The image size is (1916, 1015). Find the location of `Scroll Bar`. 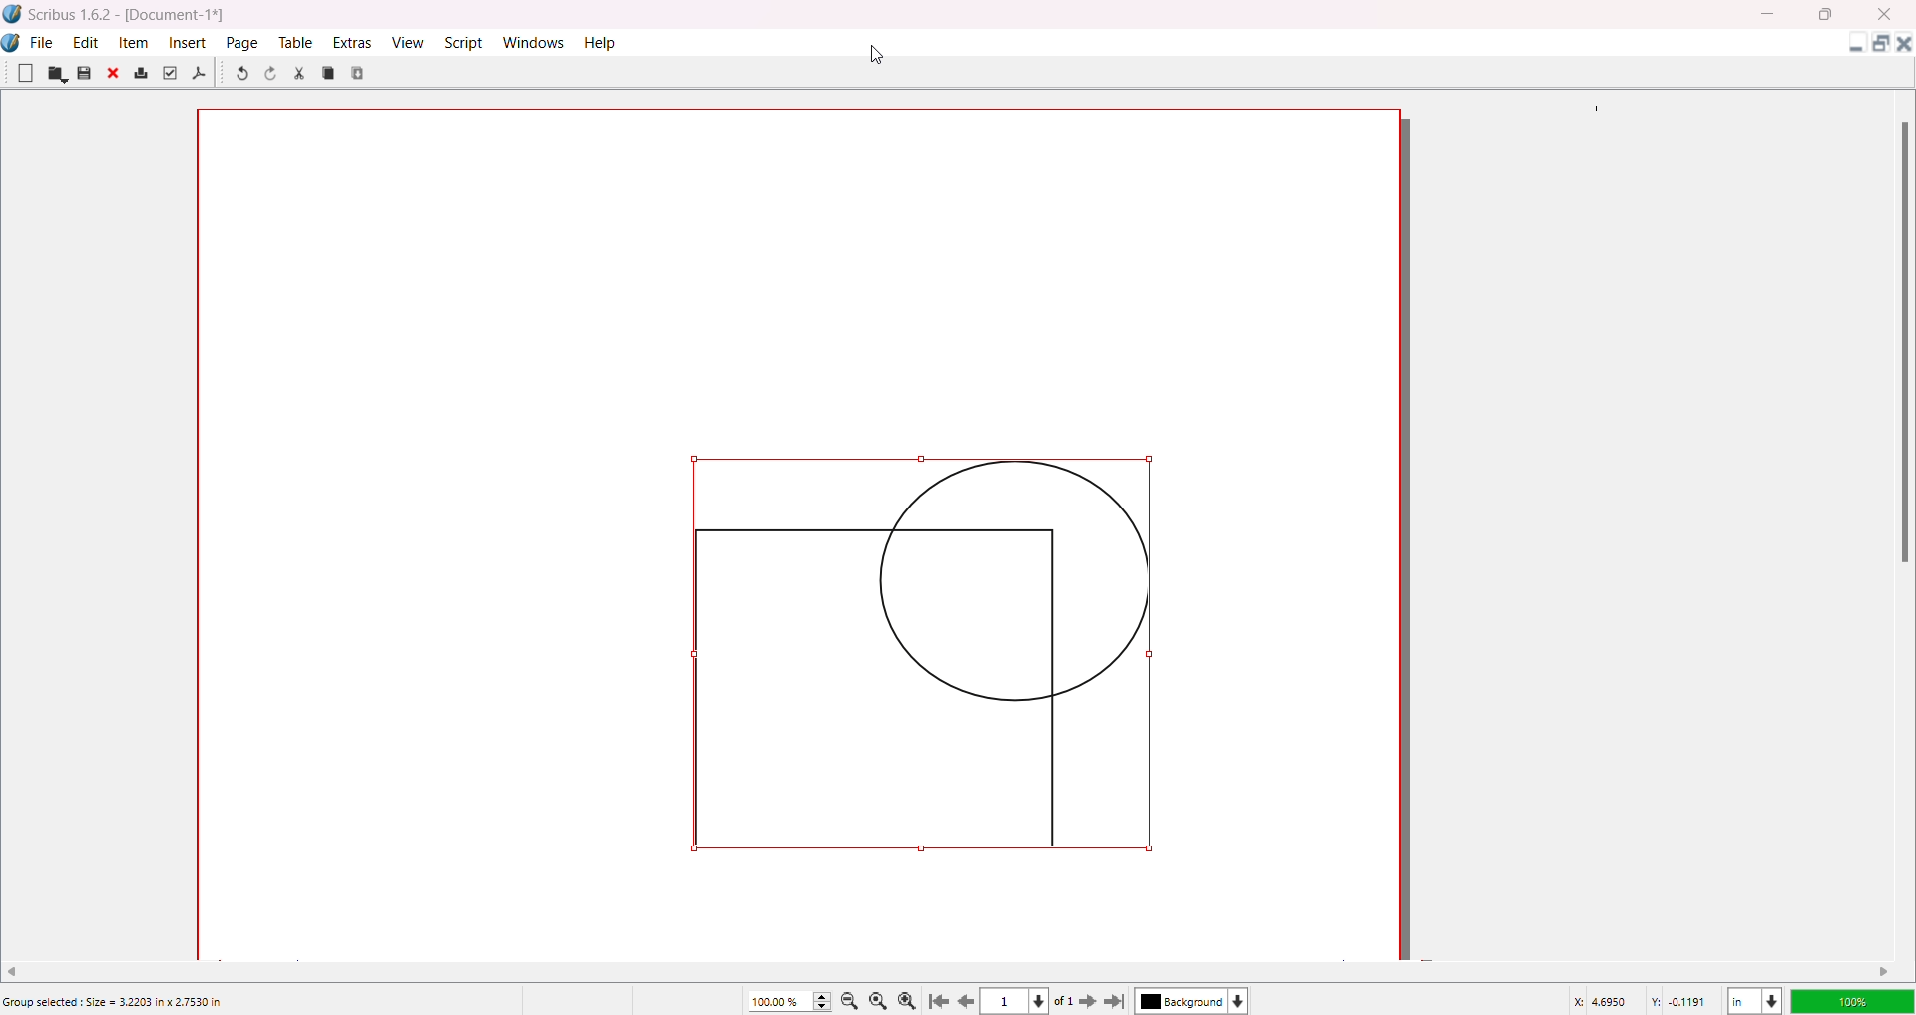

Scroll Bar is located at coordinates (1900, 340).